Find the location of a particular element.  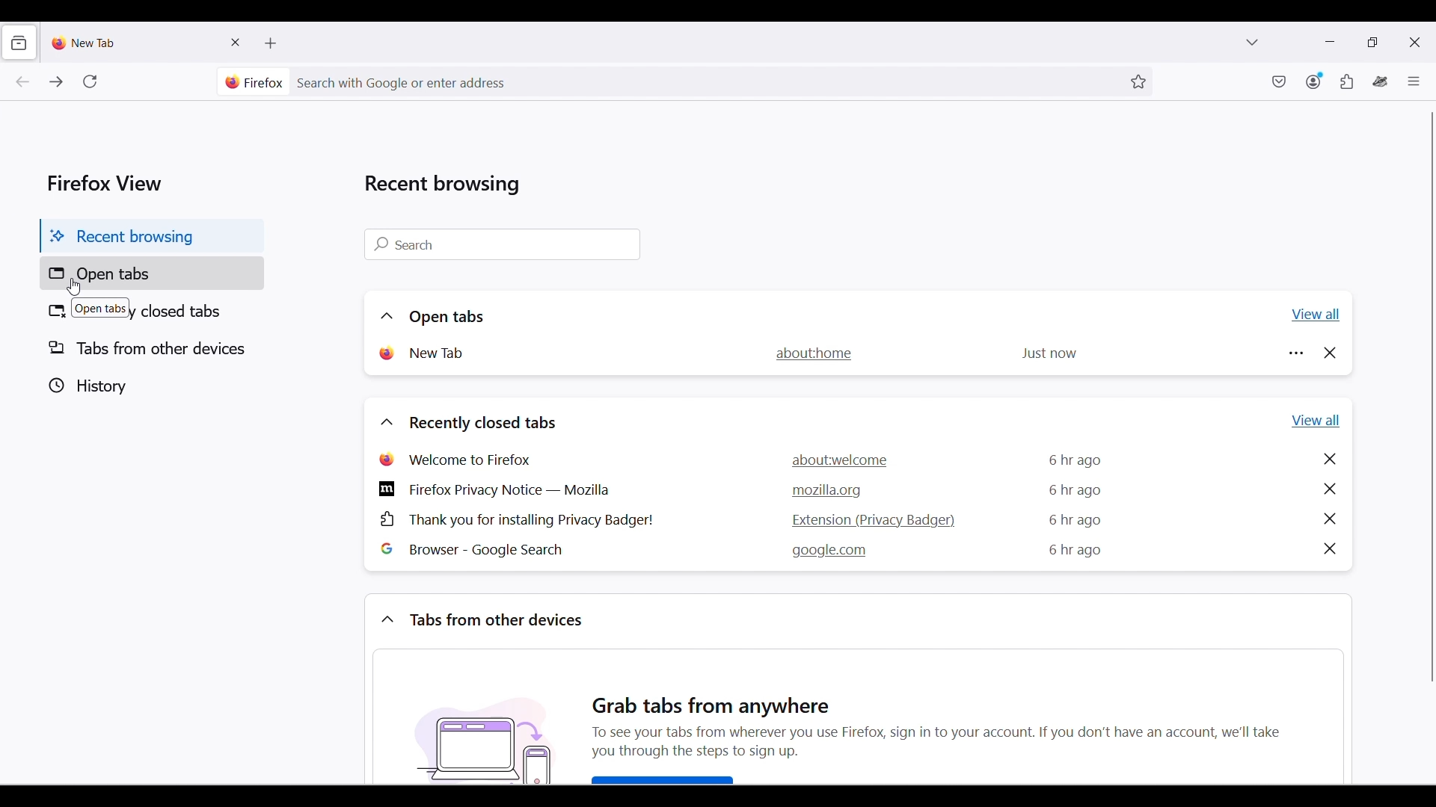

 is located at coordinates (484, 736).